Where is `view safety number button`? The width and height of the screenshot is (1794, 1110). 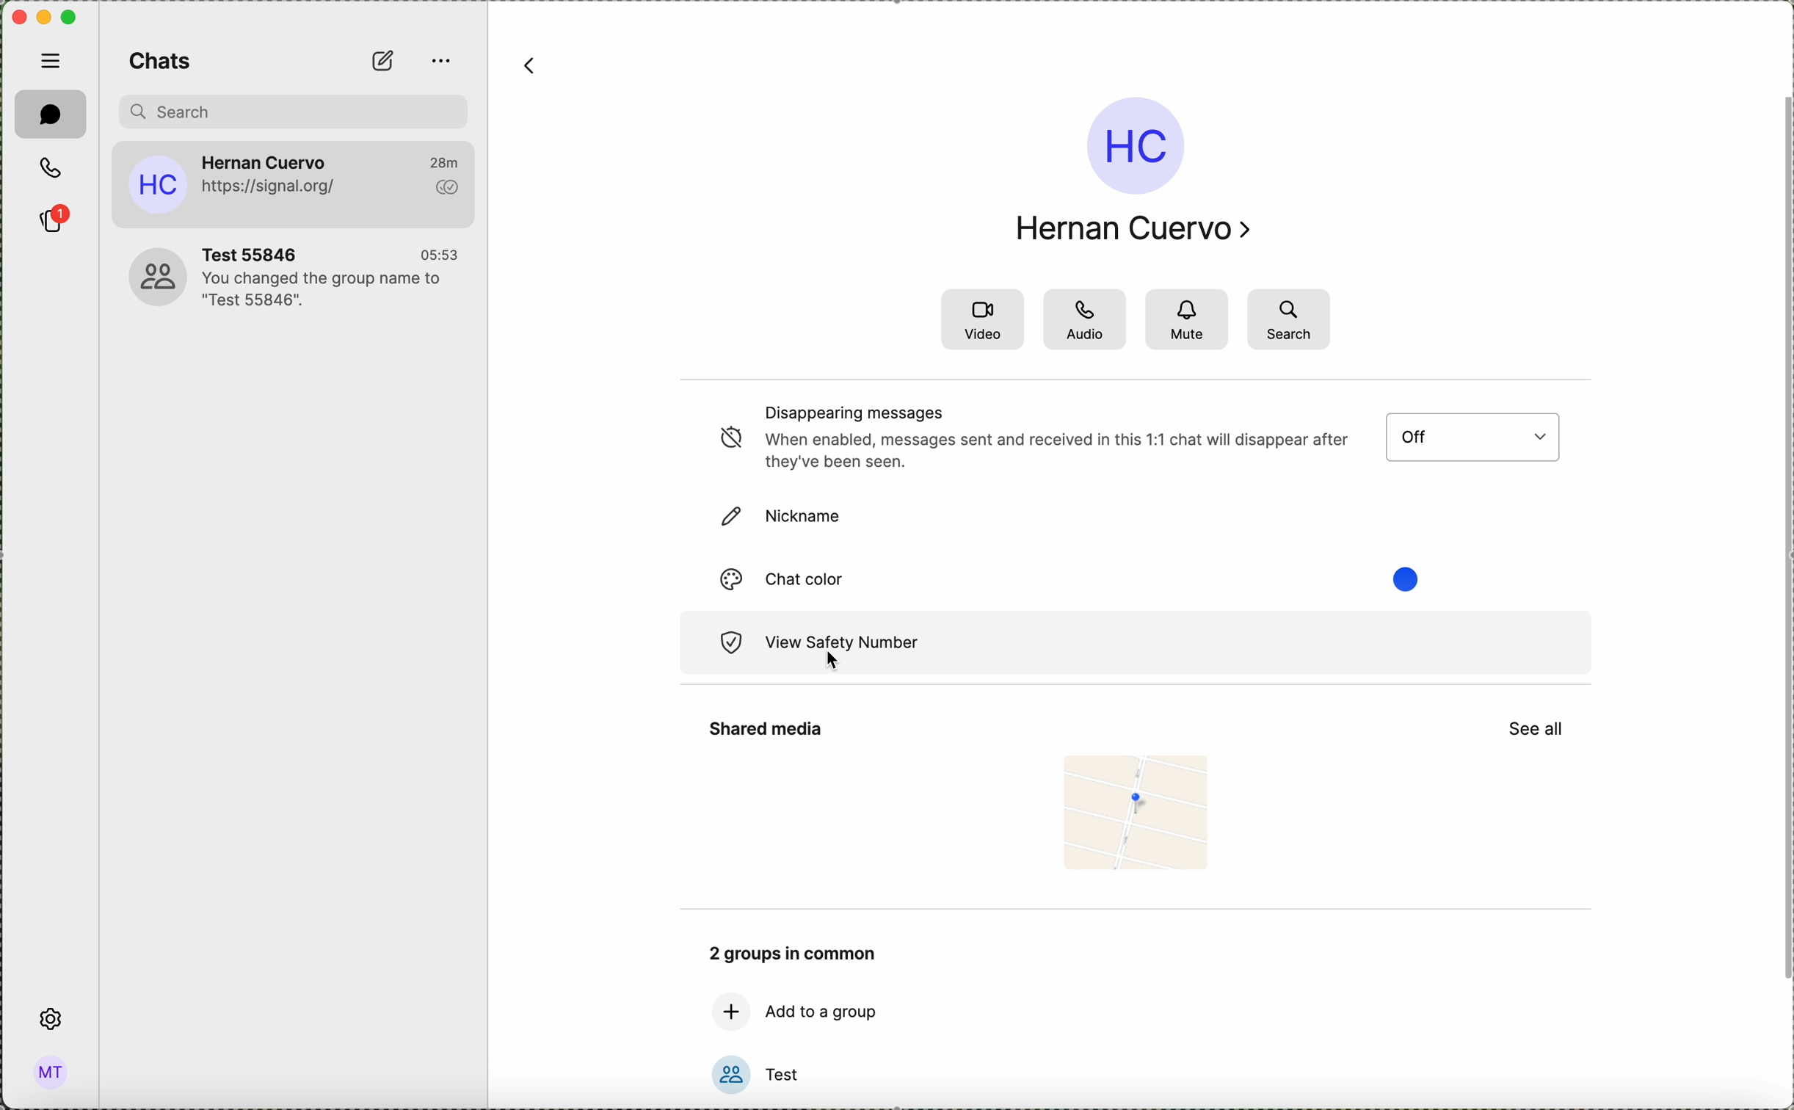 view safety number button is located at coordinates (1175, 645).